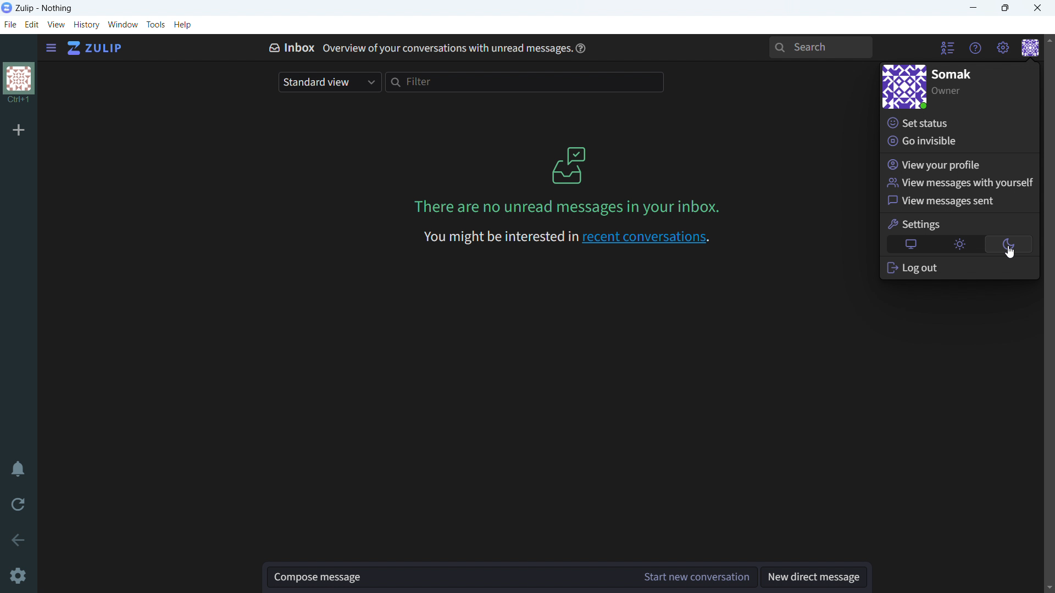 The height and width of the screenshot is (593, 1055). What do you see at coordinates (1010, 244) in the screenshot?
I see `dark theme` at bounding box center [1010, 244].